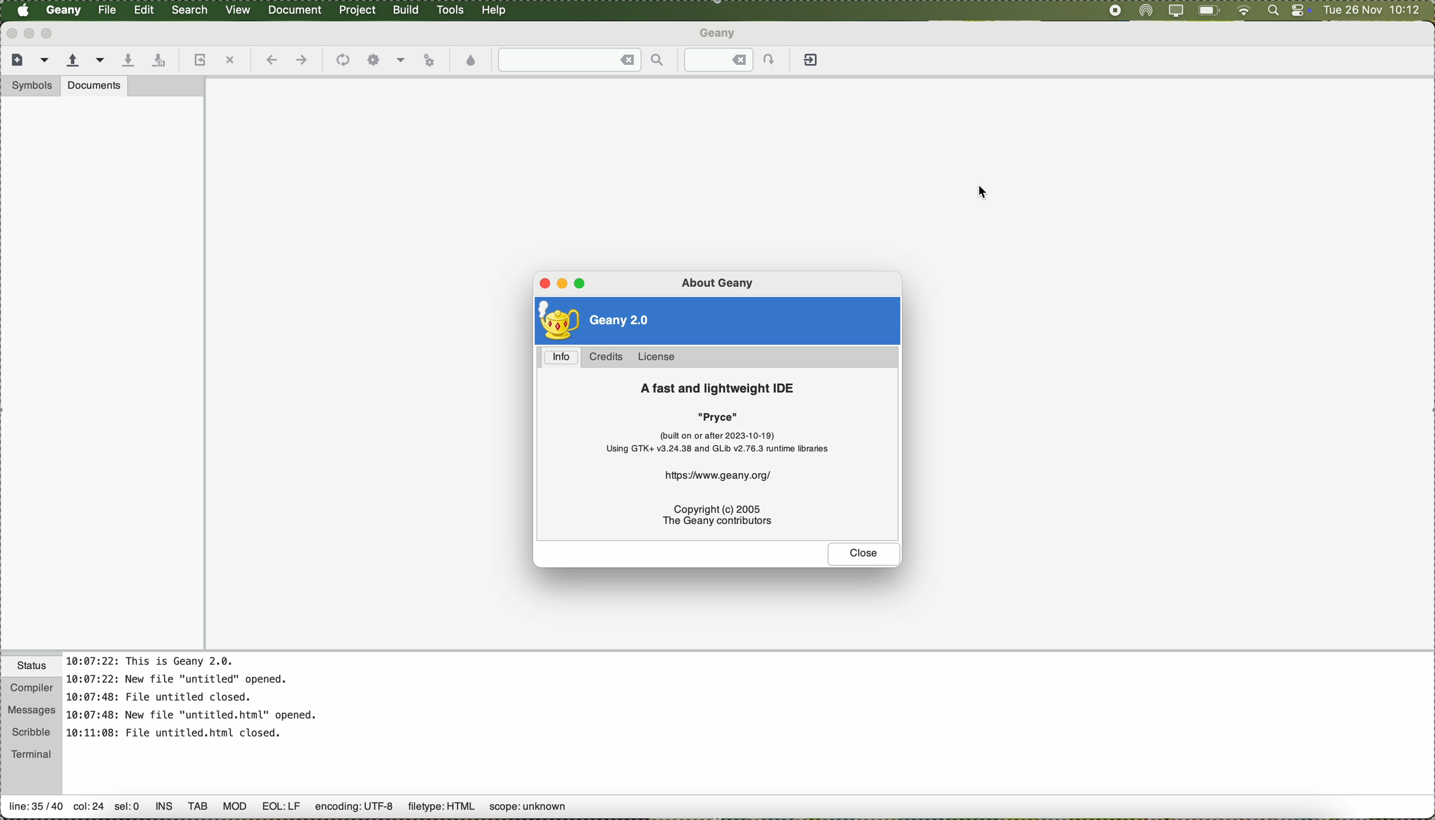 The width and height of the screenshot is (1435, 820). I want to click on about Geany pop-up, so click(719, 280).